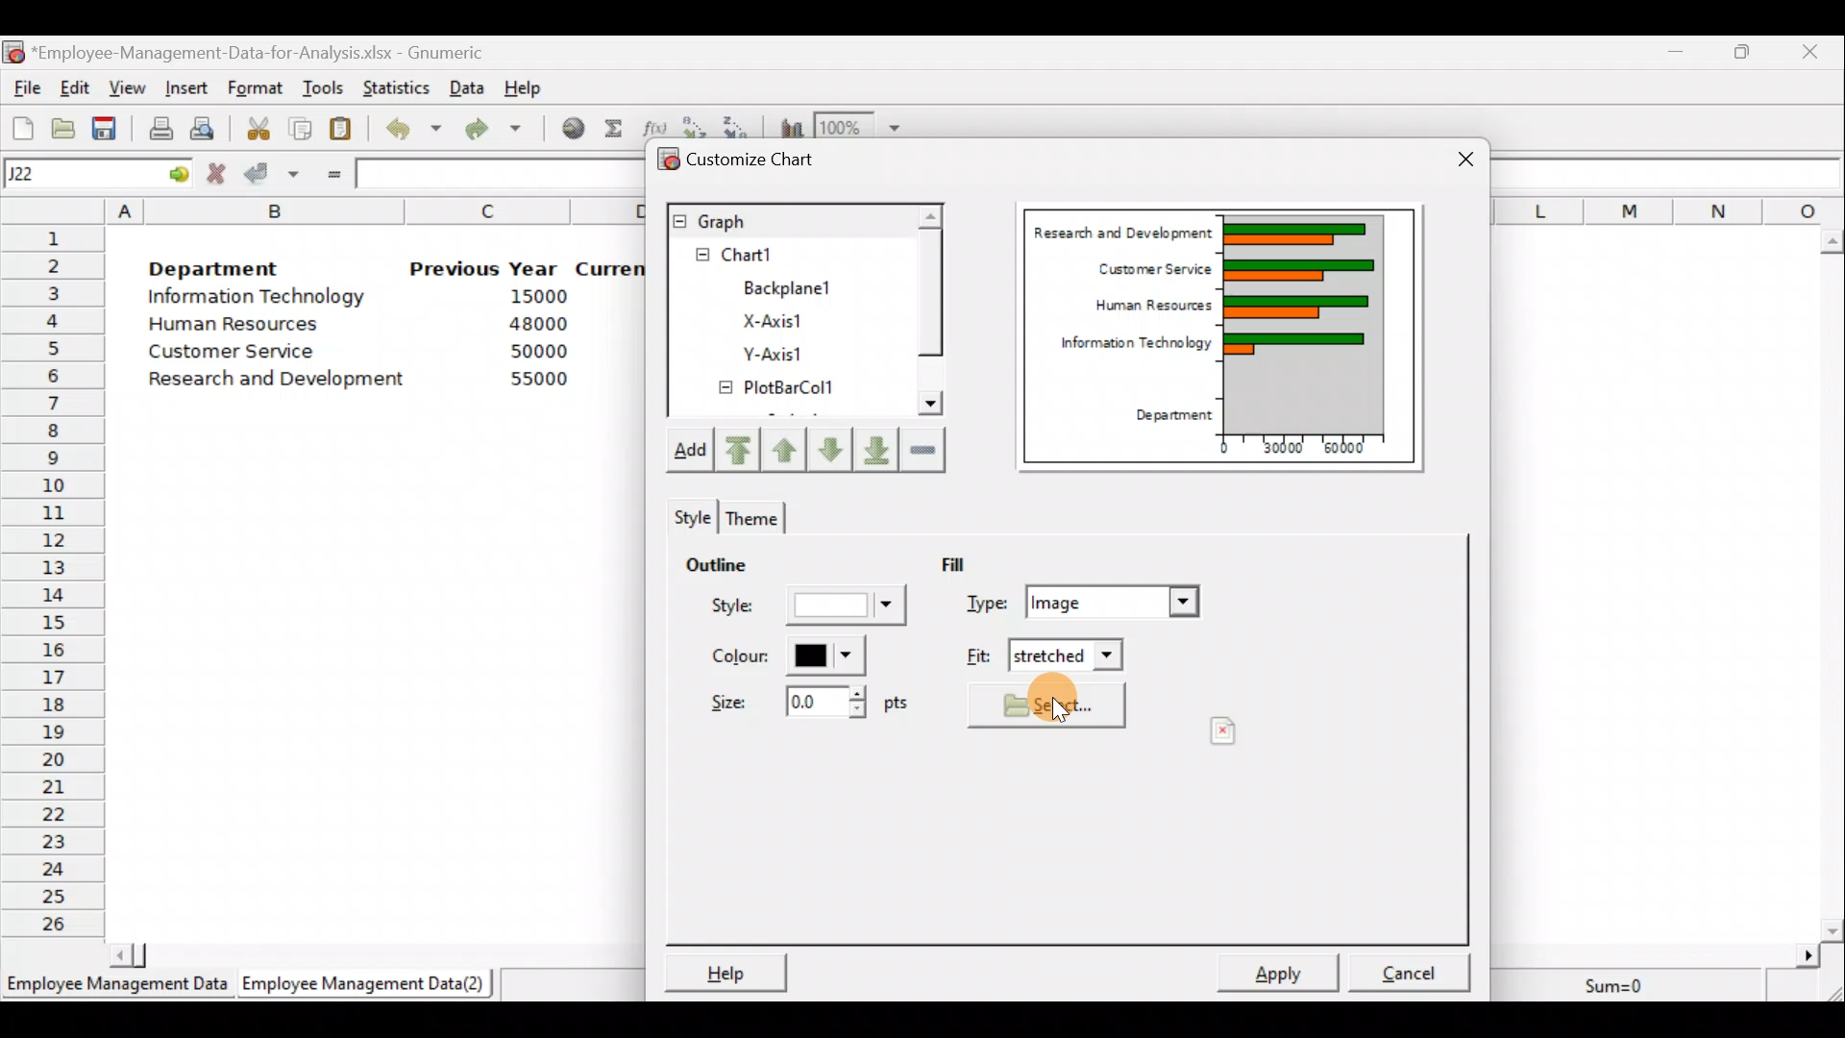 Image resolution: width=1845 pixels, height=1038 pixels. I want to click on X-axis1, so click(786, 318).